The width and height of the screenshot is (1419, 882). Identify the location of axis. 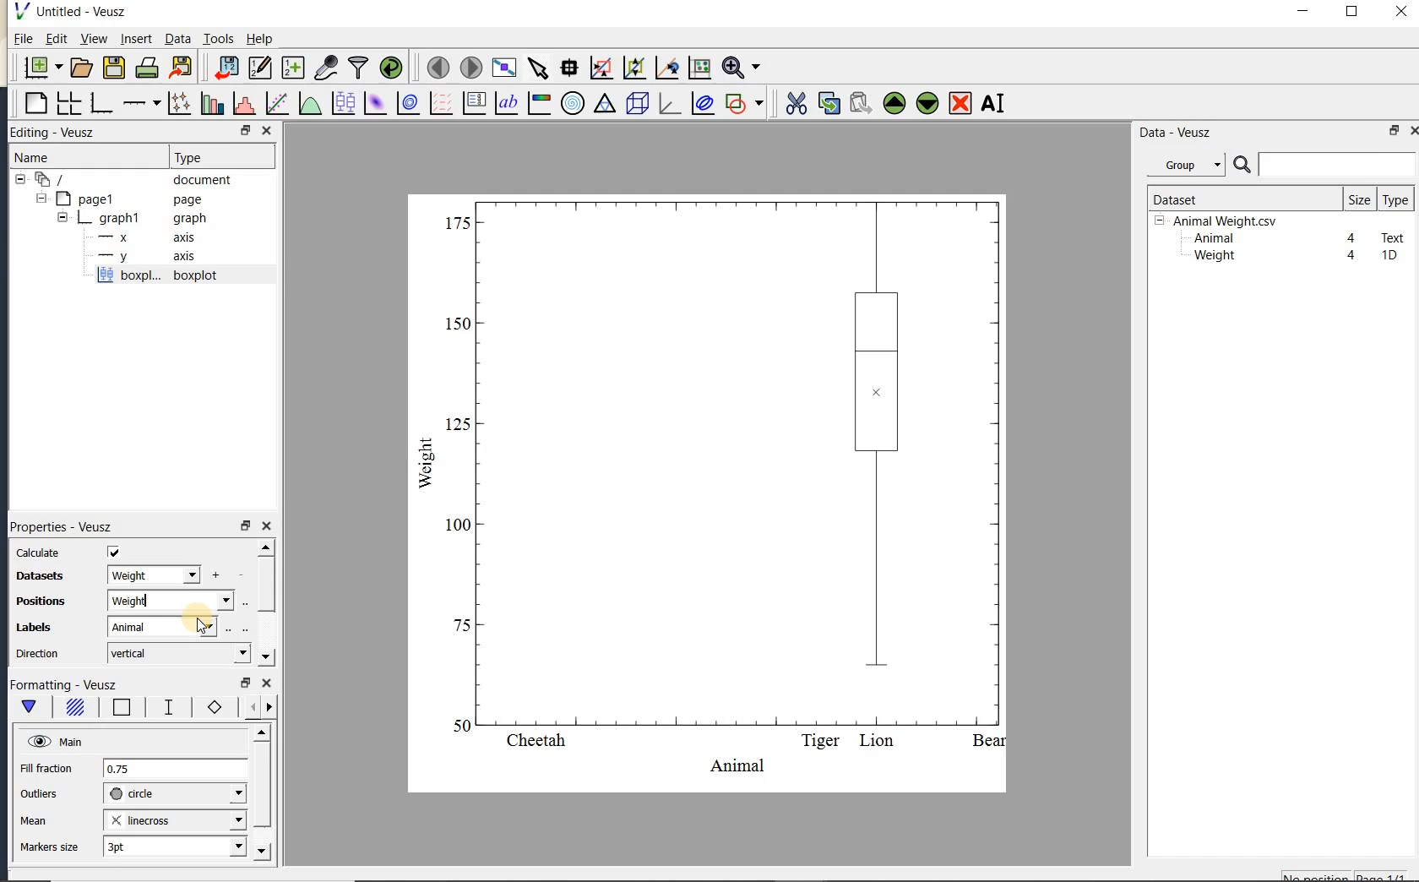
(142, 237).